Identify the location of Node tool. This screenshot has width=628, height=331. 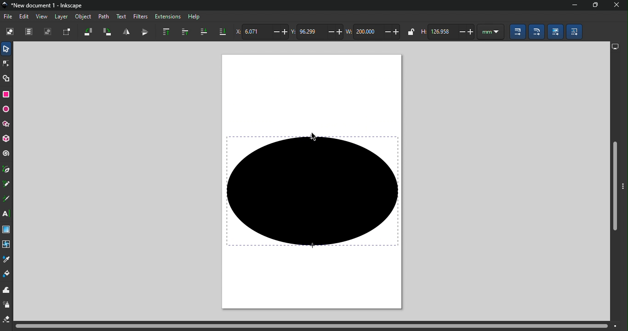
(7, 64).